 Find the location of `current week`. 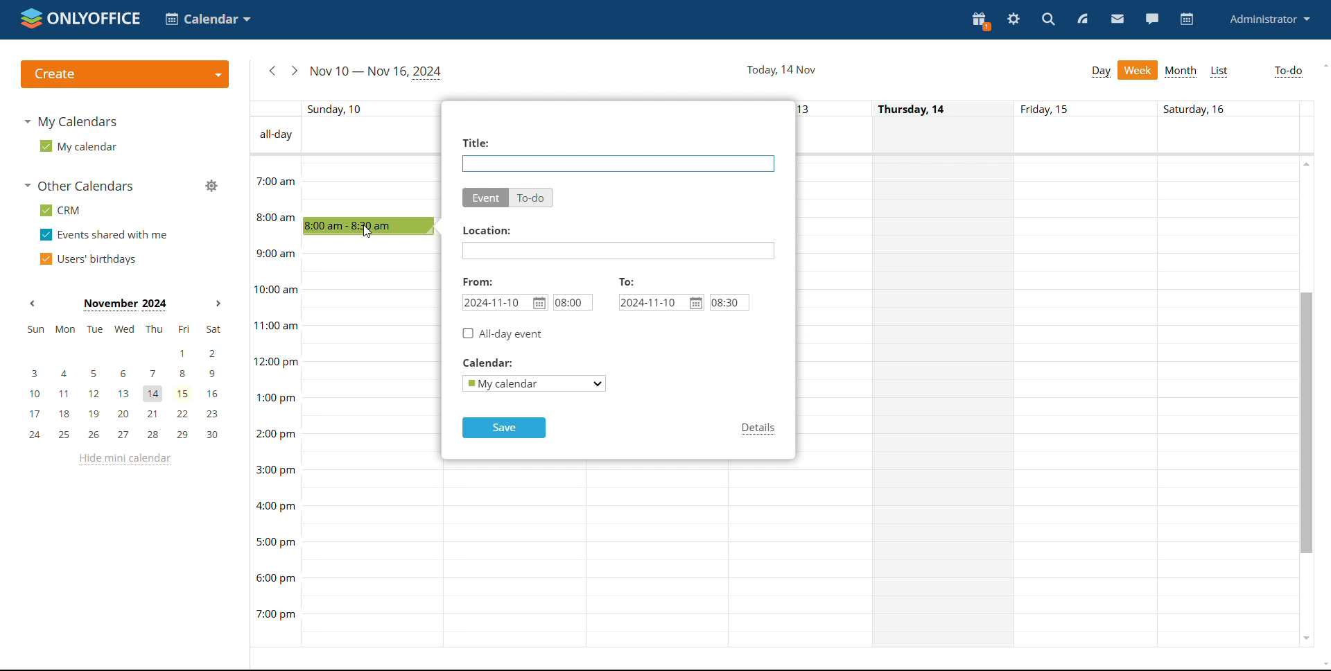

current week is located at coordinates (376, 71).